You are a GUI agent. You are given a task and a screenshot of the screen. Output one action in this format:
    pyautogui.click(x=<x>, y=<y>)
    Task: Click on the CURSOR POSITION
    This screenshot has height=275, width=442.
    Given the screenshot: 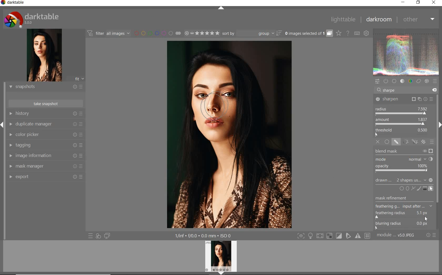 What is the action you would take?
    pyautogui.click(x=426, y=219)
    